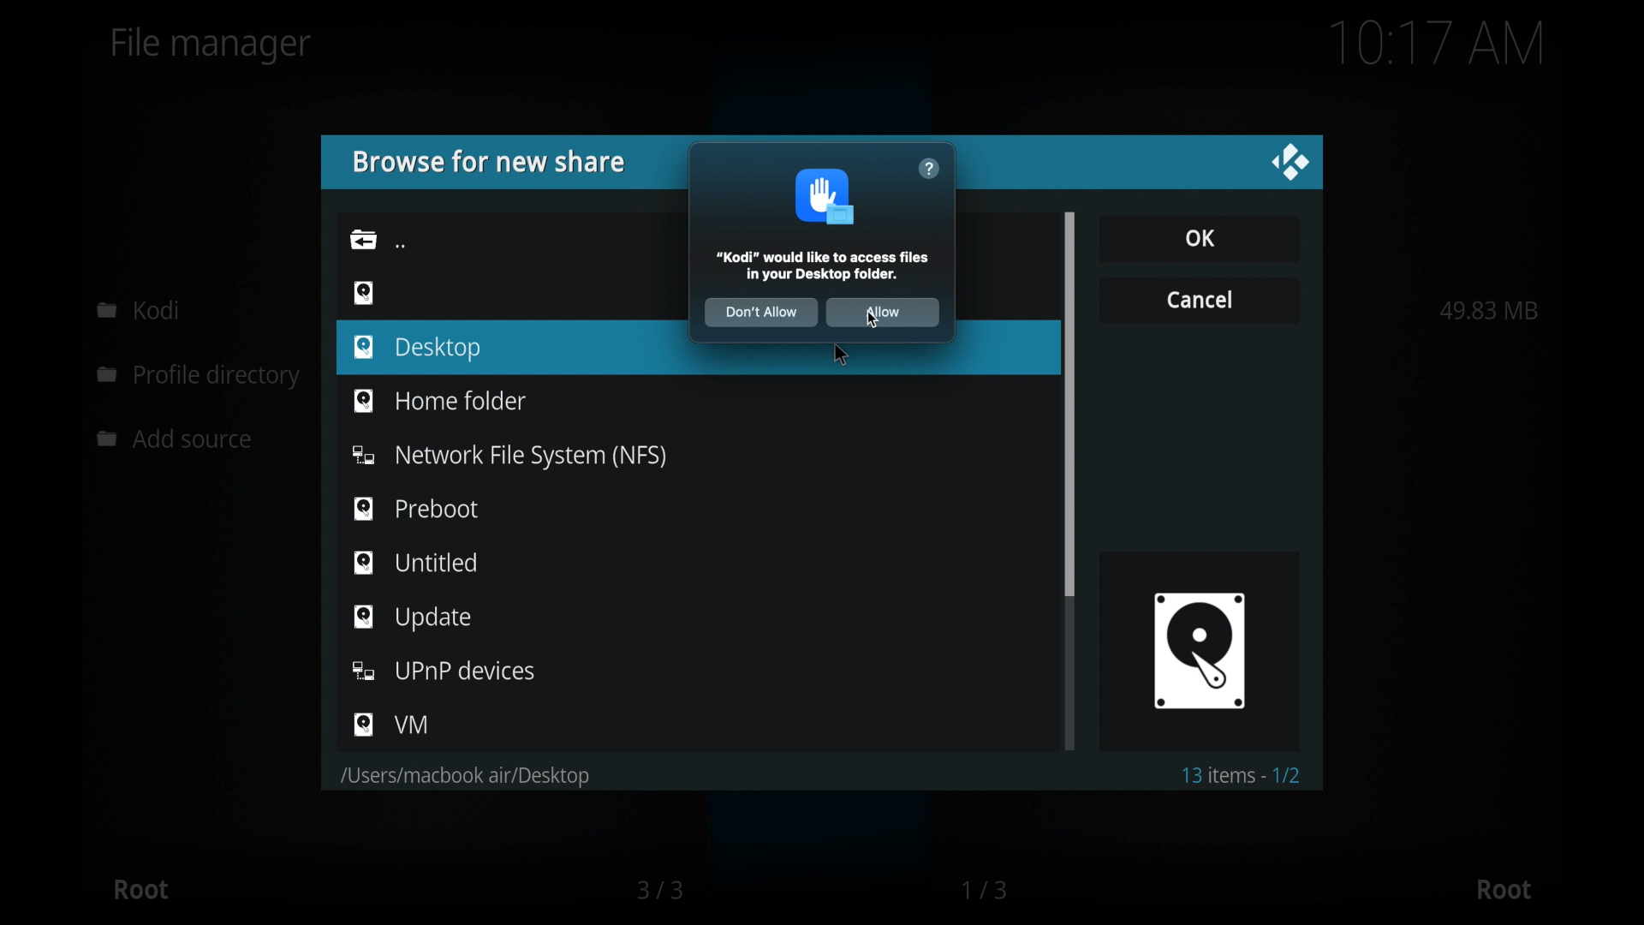 This screenshot has height=925, width=1644. I want to click on don't allow, so click(760, 313).